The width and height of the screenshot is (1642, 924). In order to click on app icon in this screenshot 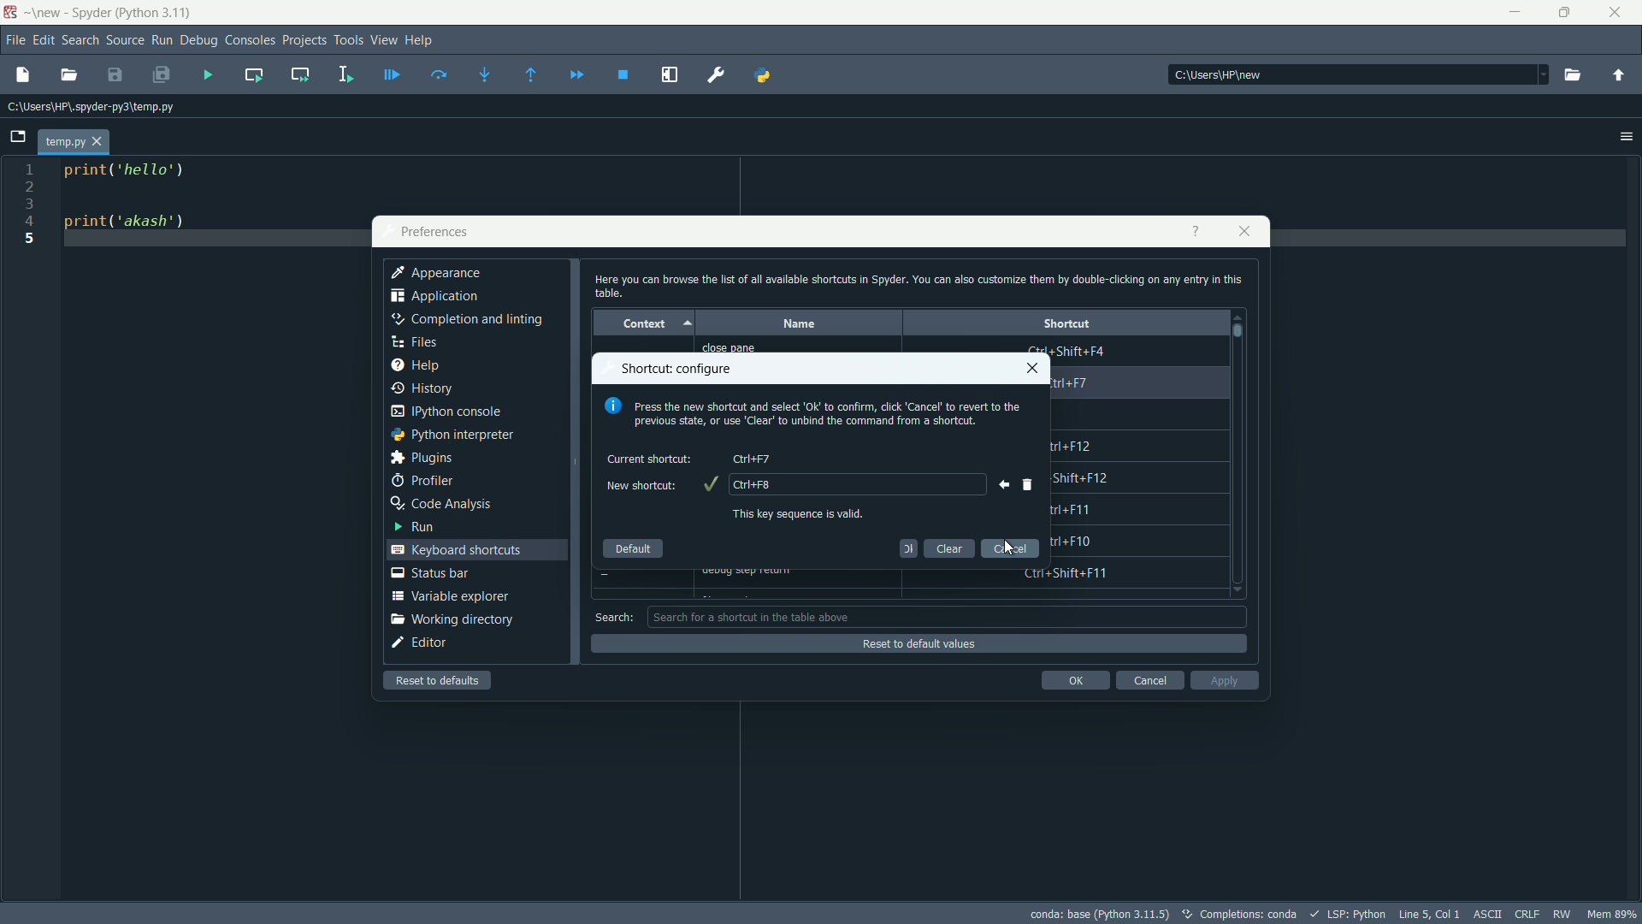, I will do `click(10, 13)`.